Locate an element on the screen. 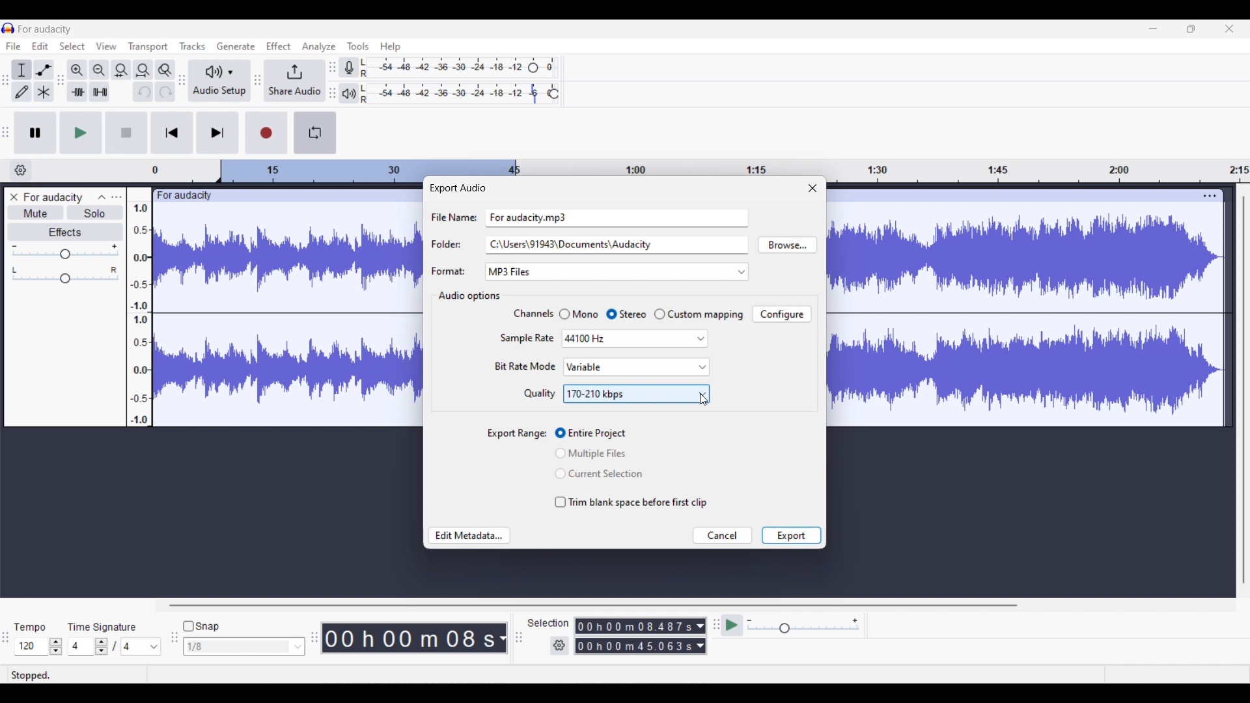 This screenshot has height=703, width=1250. Stop is located at coordinates (126, 132).